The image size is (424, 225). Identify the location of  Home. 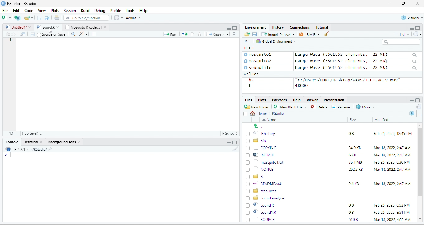
(260, 113).